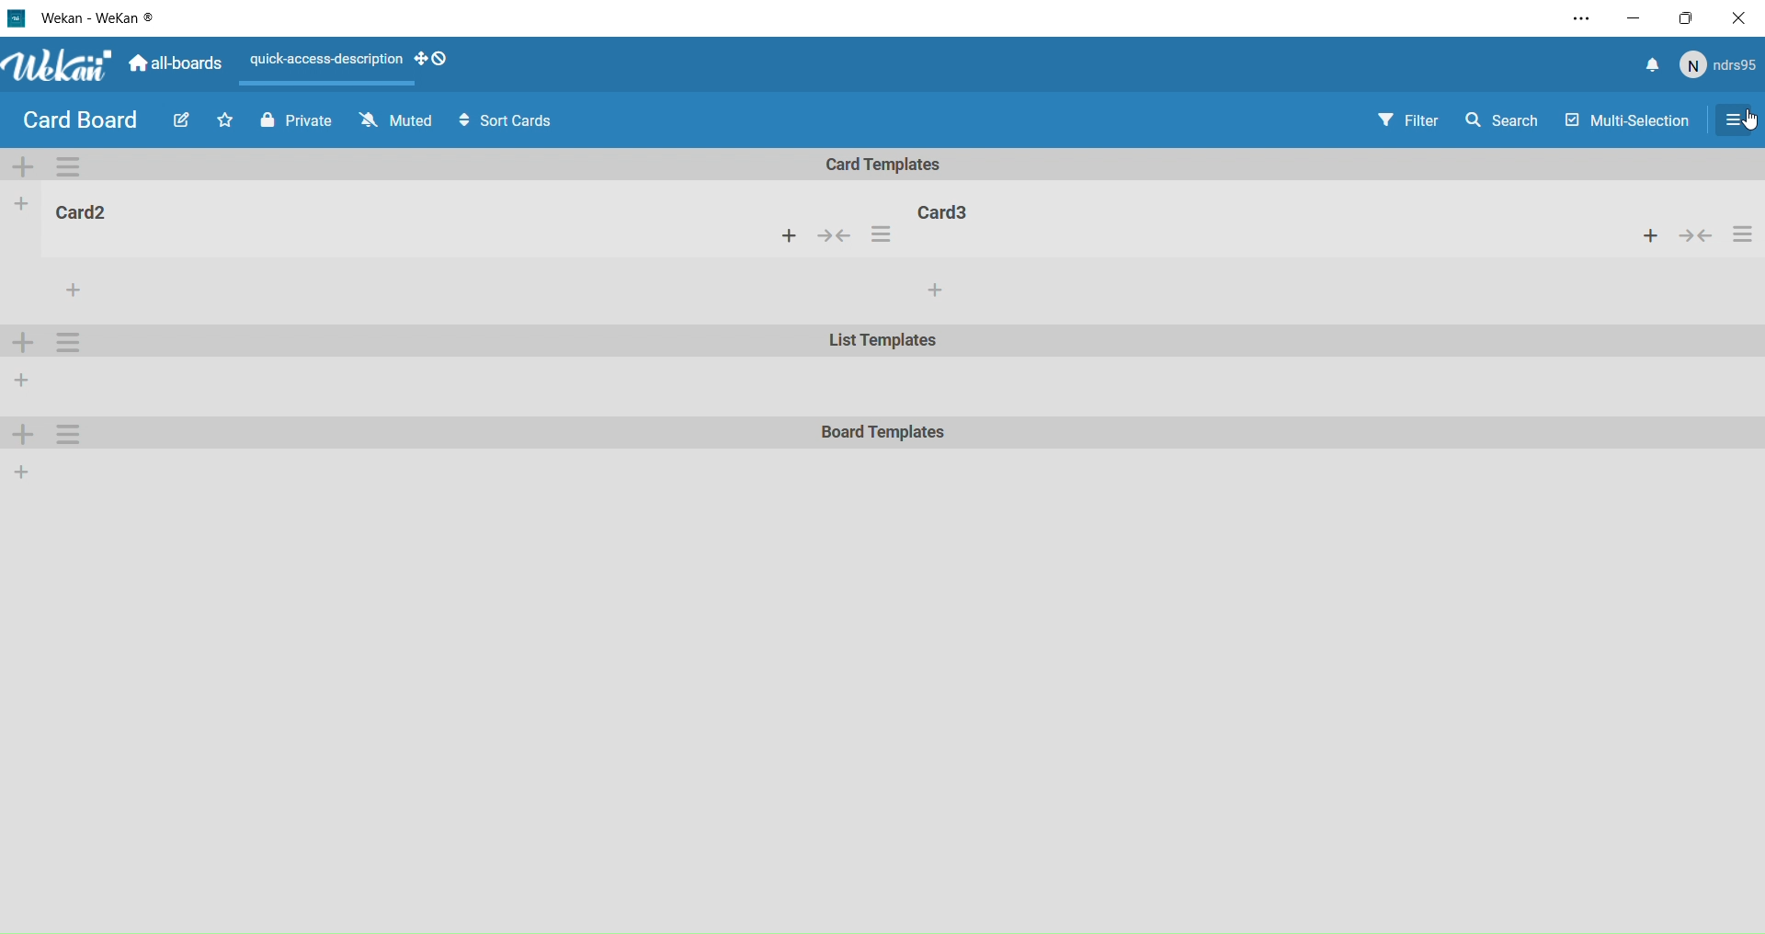 The width and height of the screenshot is (1765, 934). What do you see at coordinates (222, 120) in the screenshot?
I see `` at bounding box center [222, 120].